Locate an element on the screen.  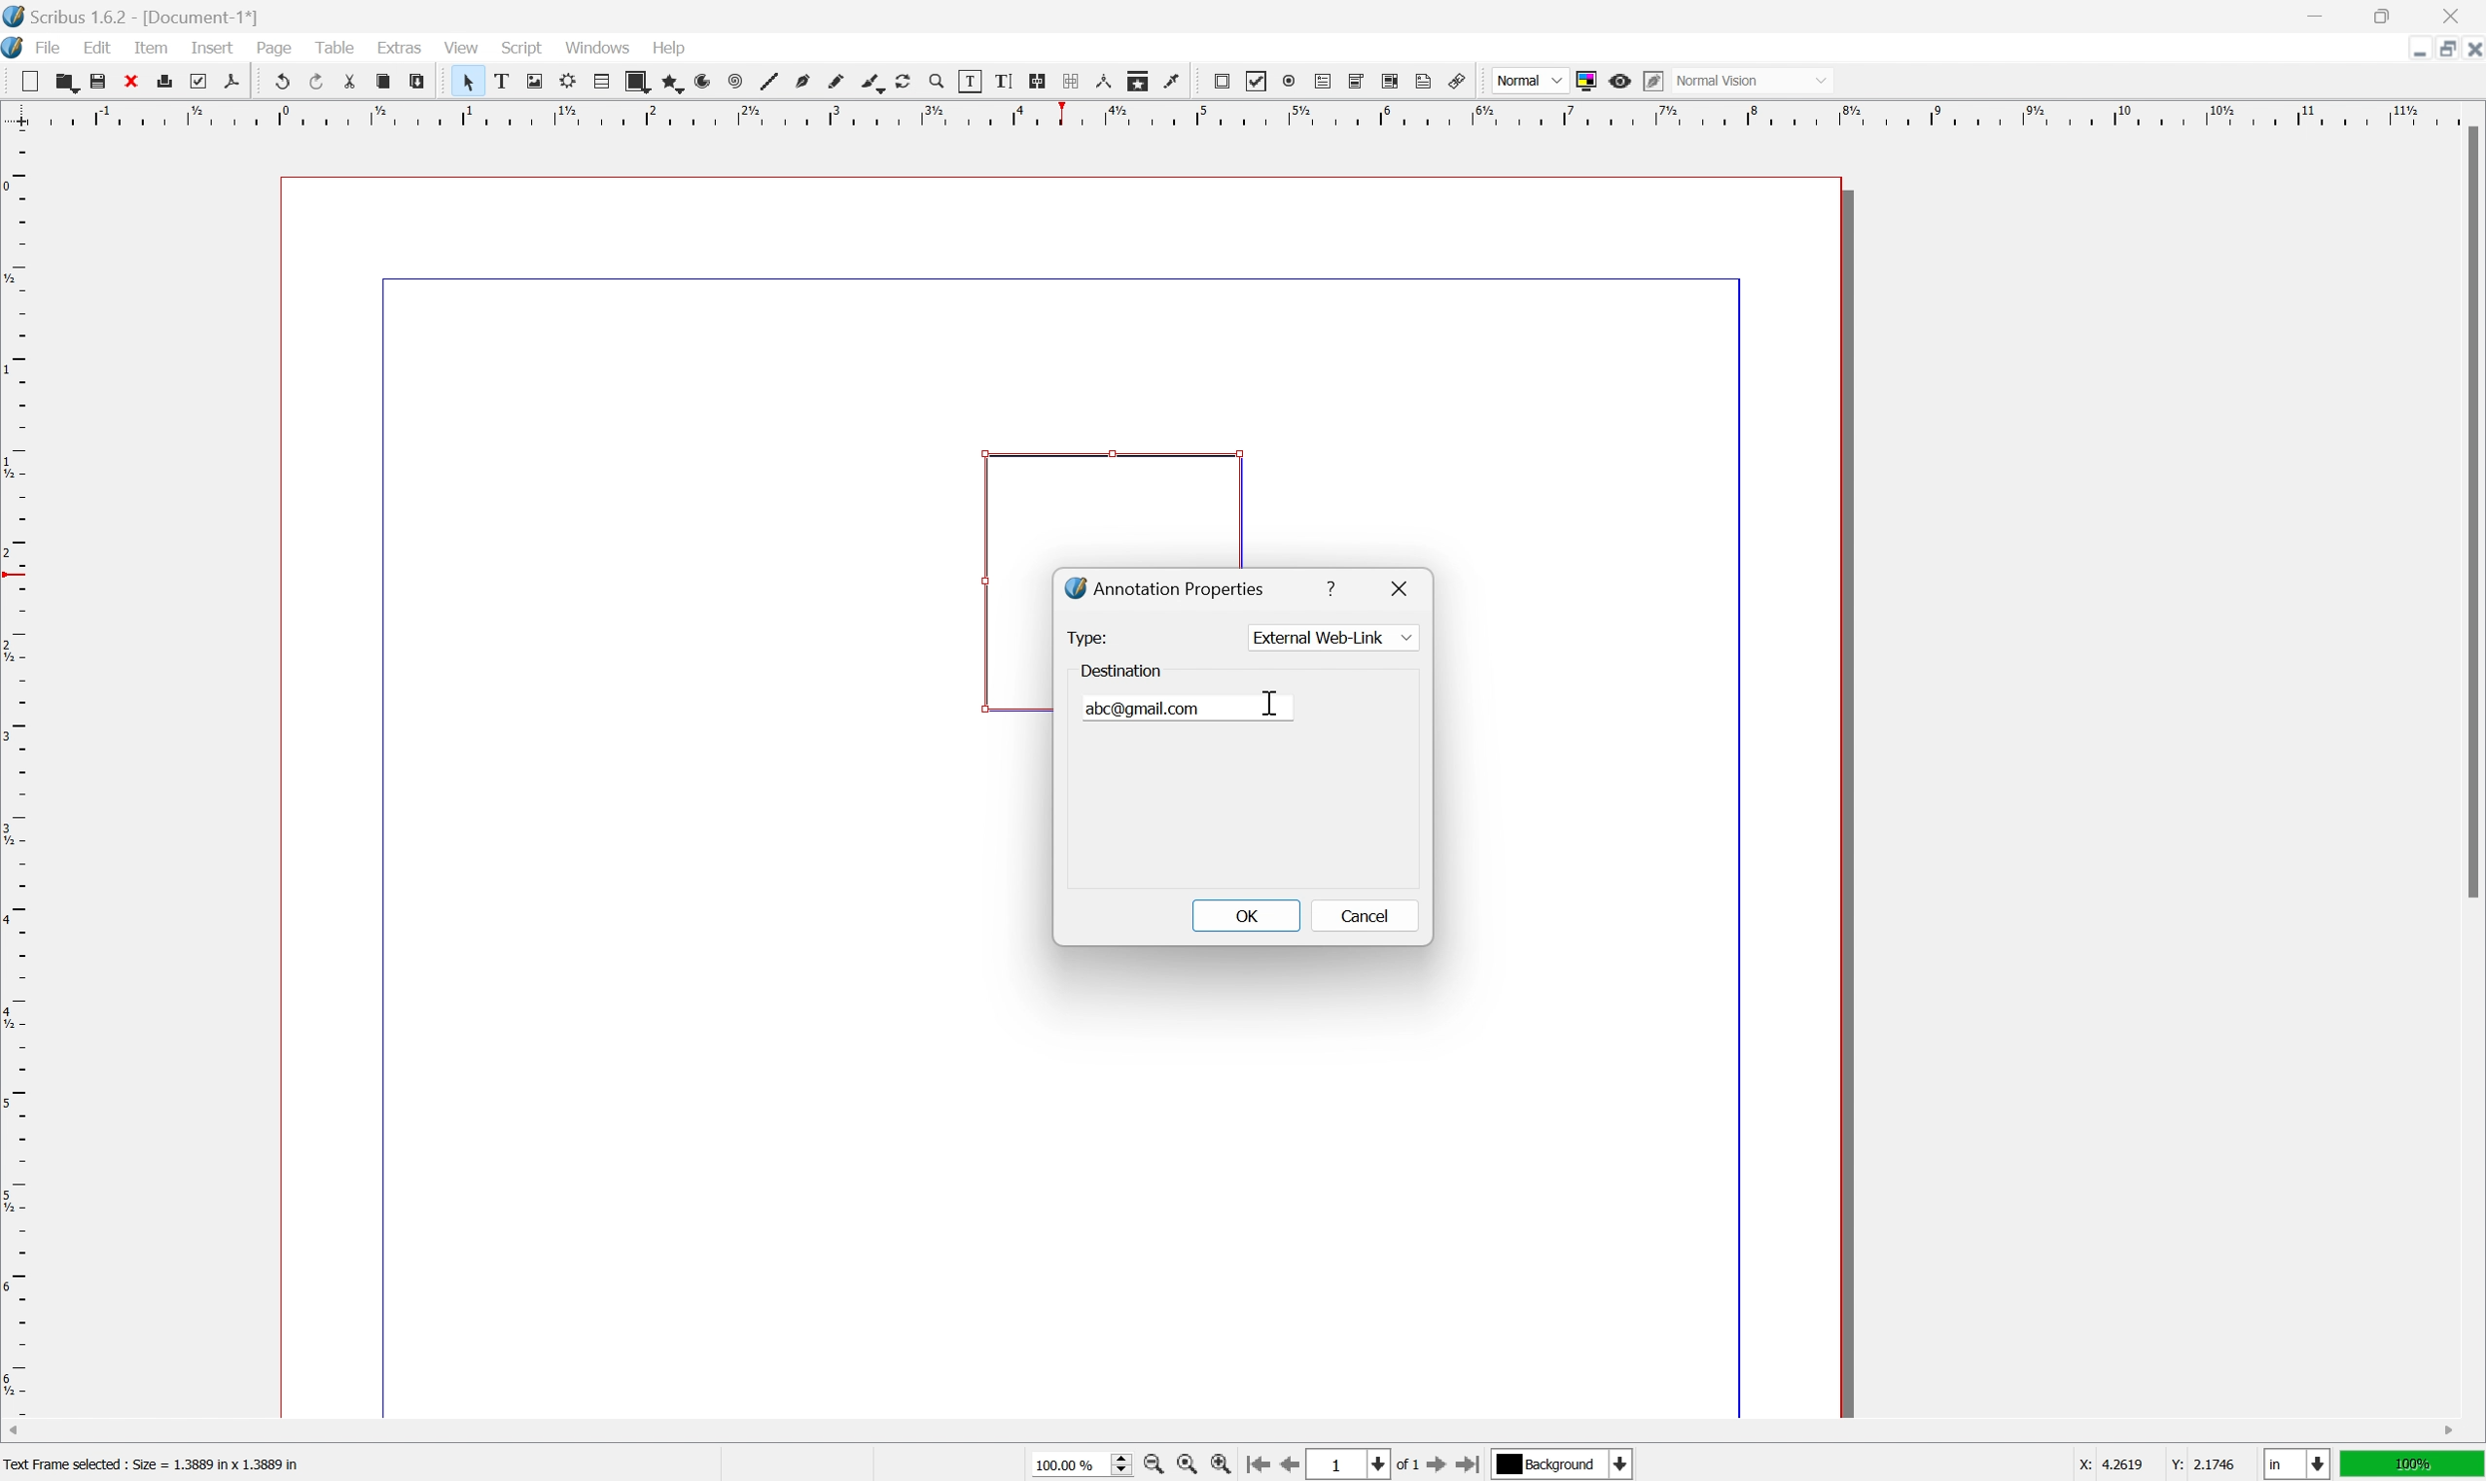
pdf radio button is located at coordinates (1289, 81).